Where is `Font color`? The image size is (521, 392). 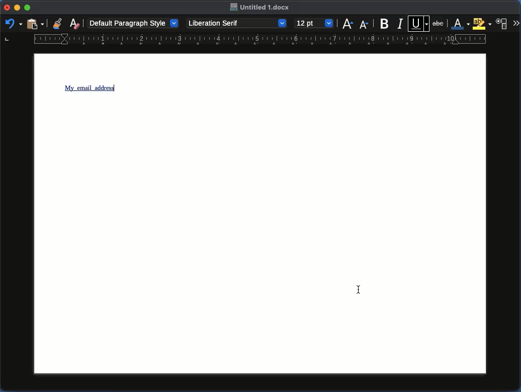
Font color is located at coordinates (459, 24).